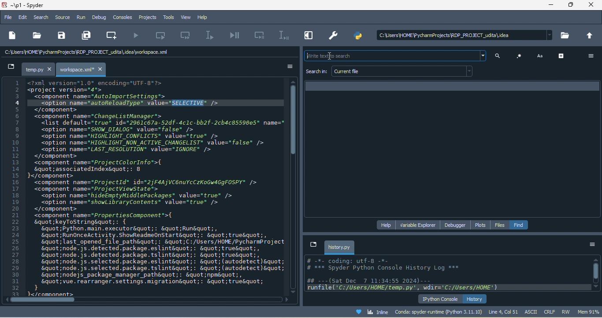 This screenshot has height=318, width=602. I want to click on run current cell, so click(165, 35).